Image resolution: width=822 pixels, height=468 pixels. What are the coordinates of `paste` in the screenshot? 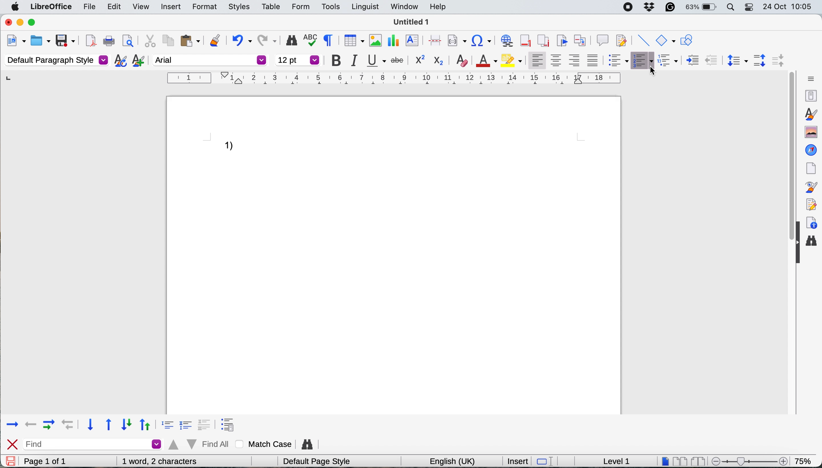 It's located at (190, 40).